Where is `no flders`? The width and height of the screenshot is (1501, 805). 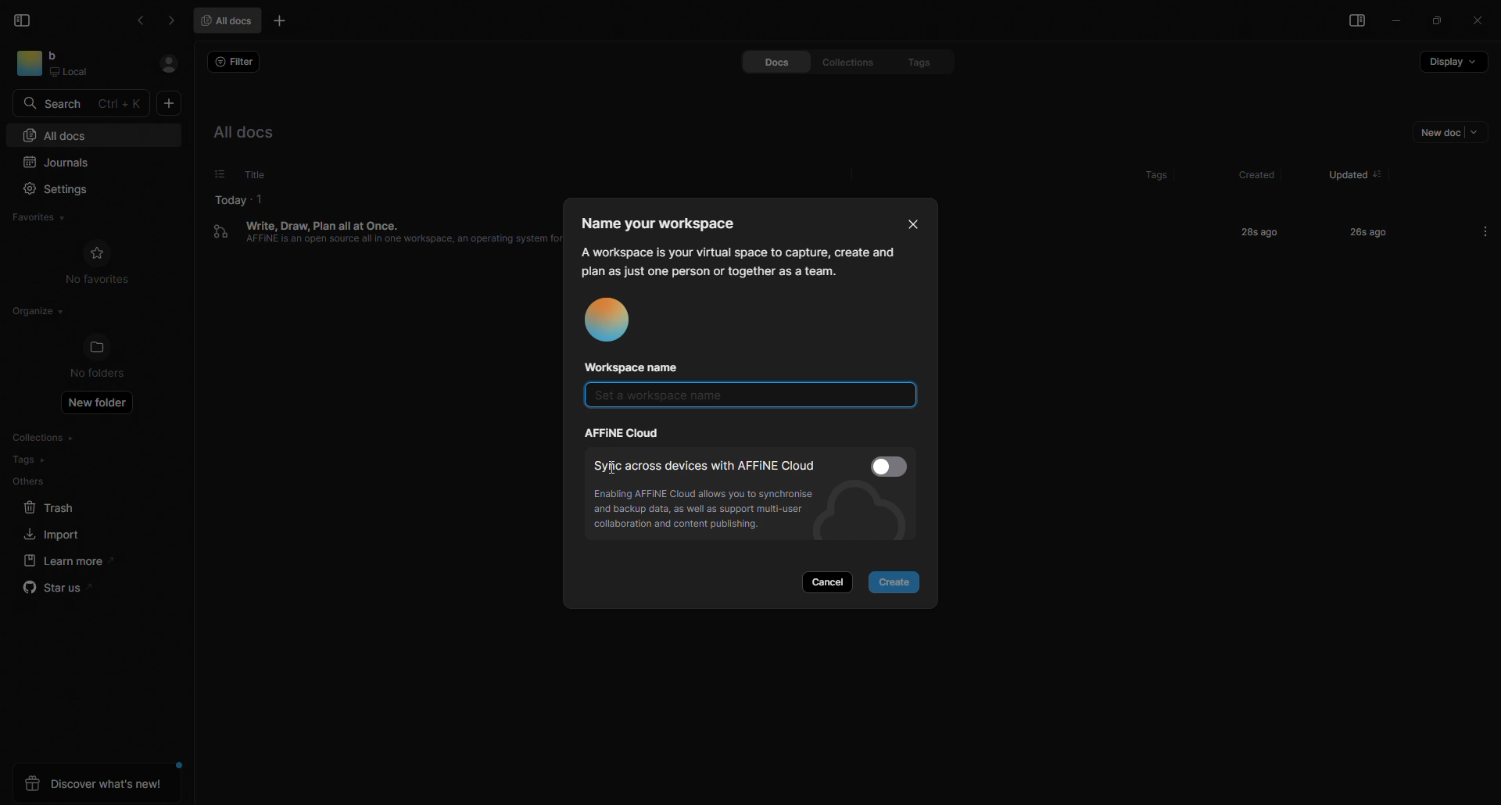
no flders is located at coordinates (106, 358).